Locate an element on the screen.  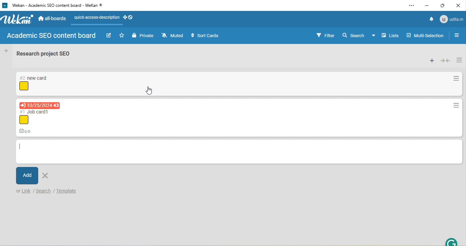
list name: research project SEO is located at coordinates (47, 55).